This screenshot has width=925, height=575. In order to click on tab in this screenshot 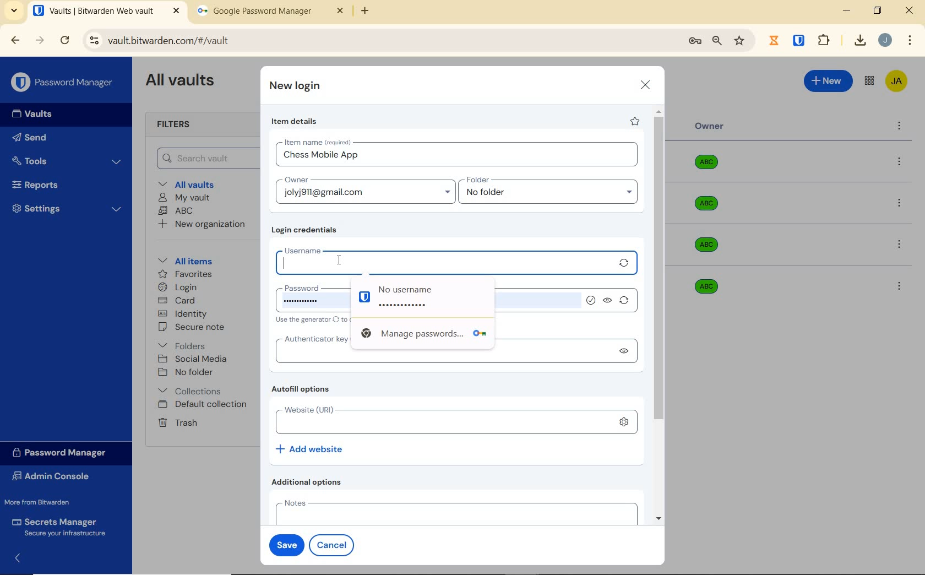, I will do `click(270, 13)`.